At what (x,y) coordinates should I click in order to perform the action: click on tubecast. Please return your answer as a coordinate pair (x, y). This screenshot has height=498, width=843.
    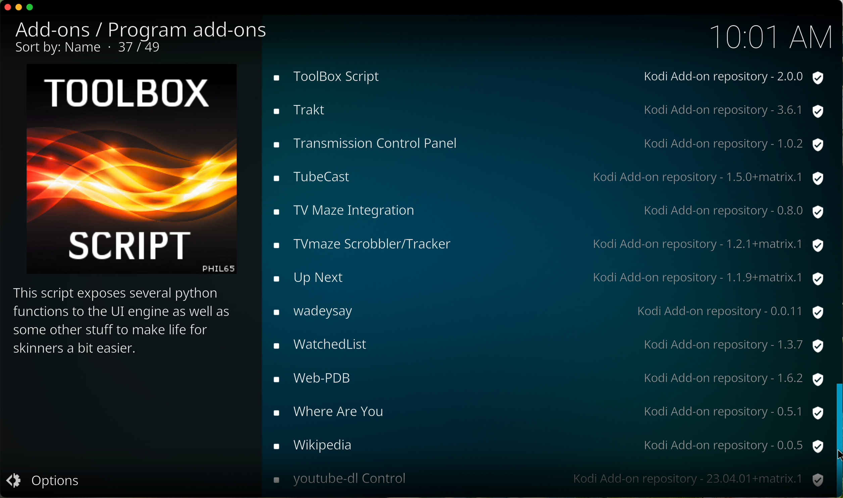
    Looking at the image, I should click on (546, 179).